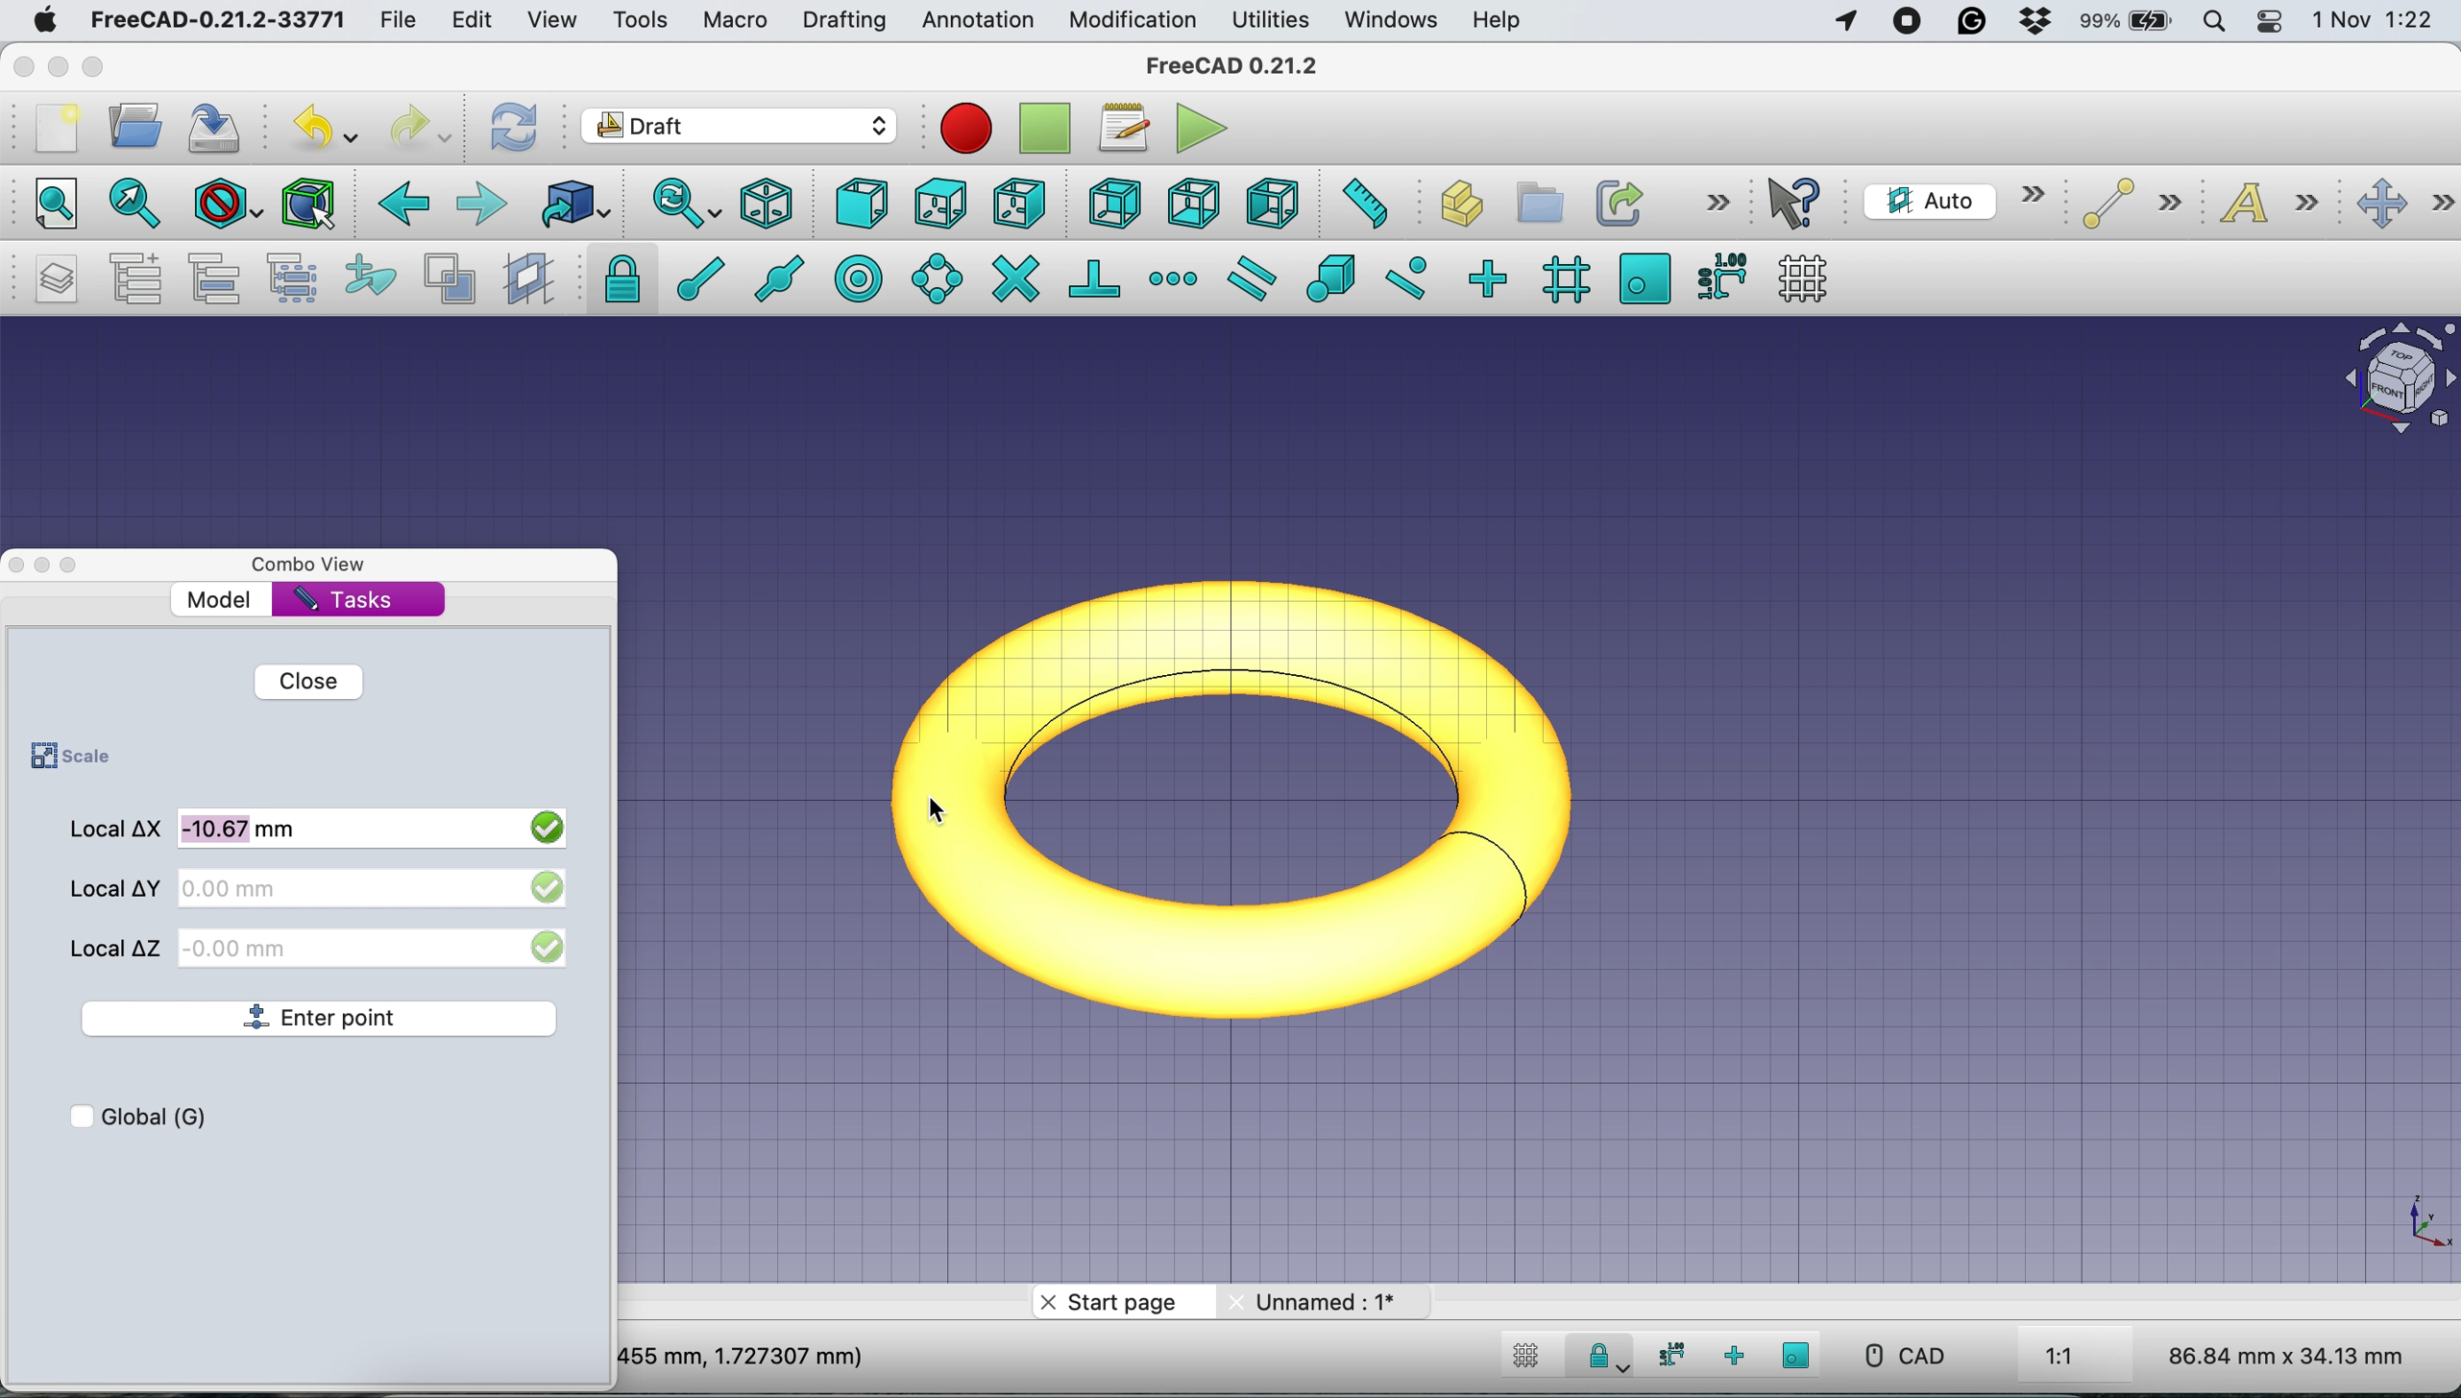 This screenshot has width=2461, height=1398. What do you see at coordinates (324, 123) in the screenshot?
I see `undo` at bounding box center [324, 123].